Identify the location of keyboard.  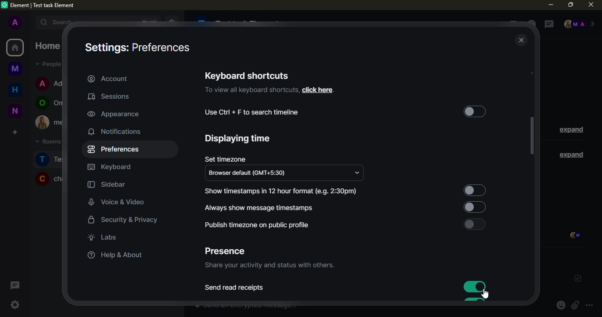
(110, 167).